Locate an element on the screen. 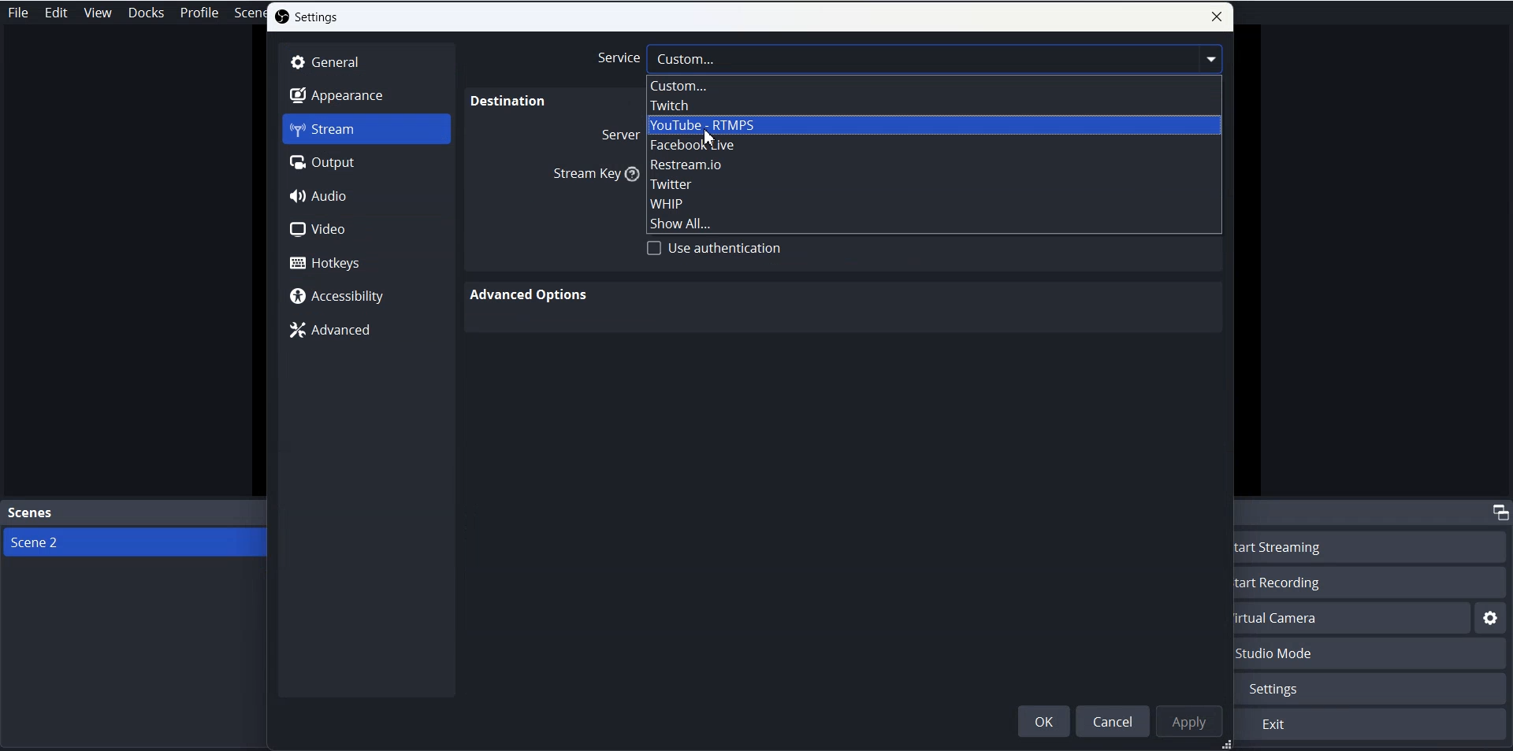  Edit is located at coordinates (57, 13).